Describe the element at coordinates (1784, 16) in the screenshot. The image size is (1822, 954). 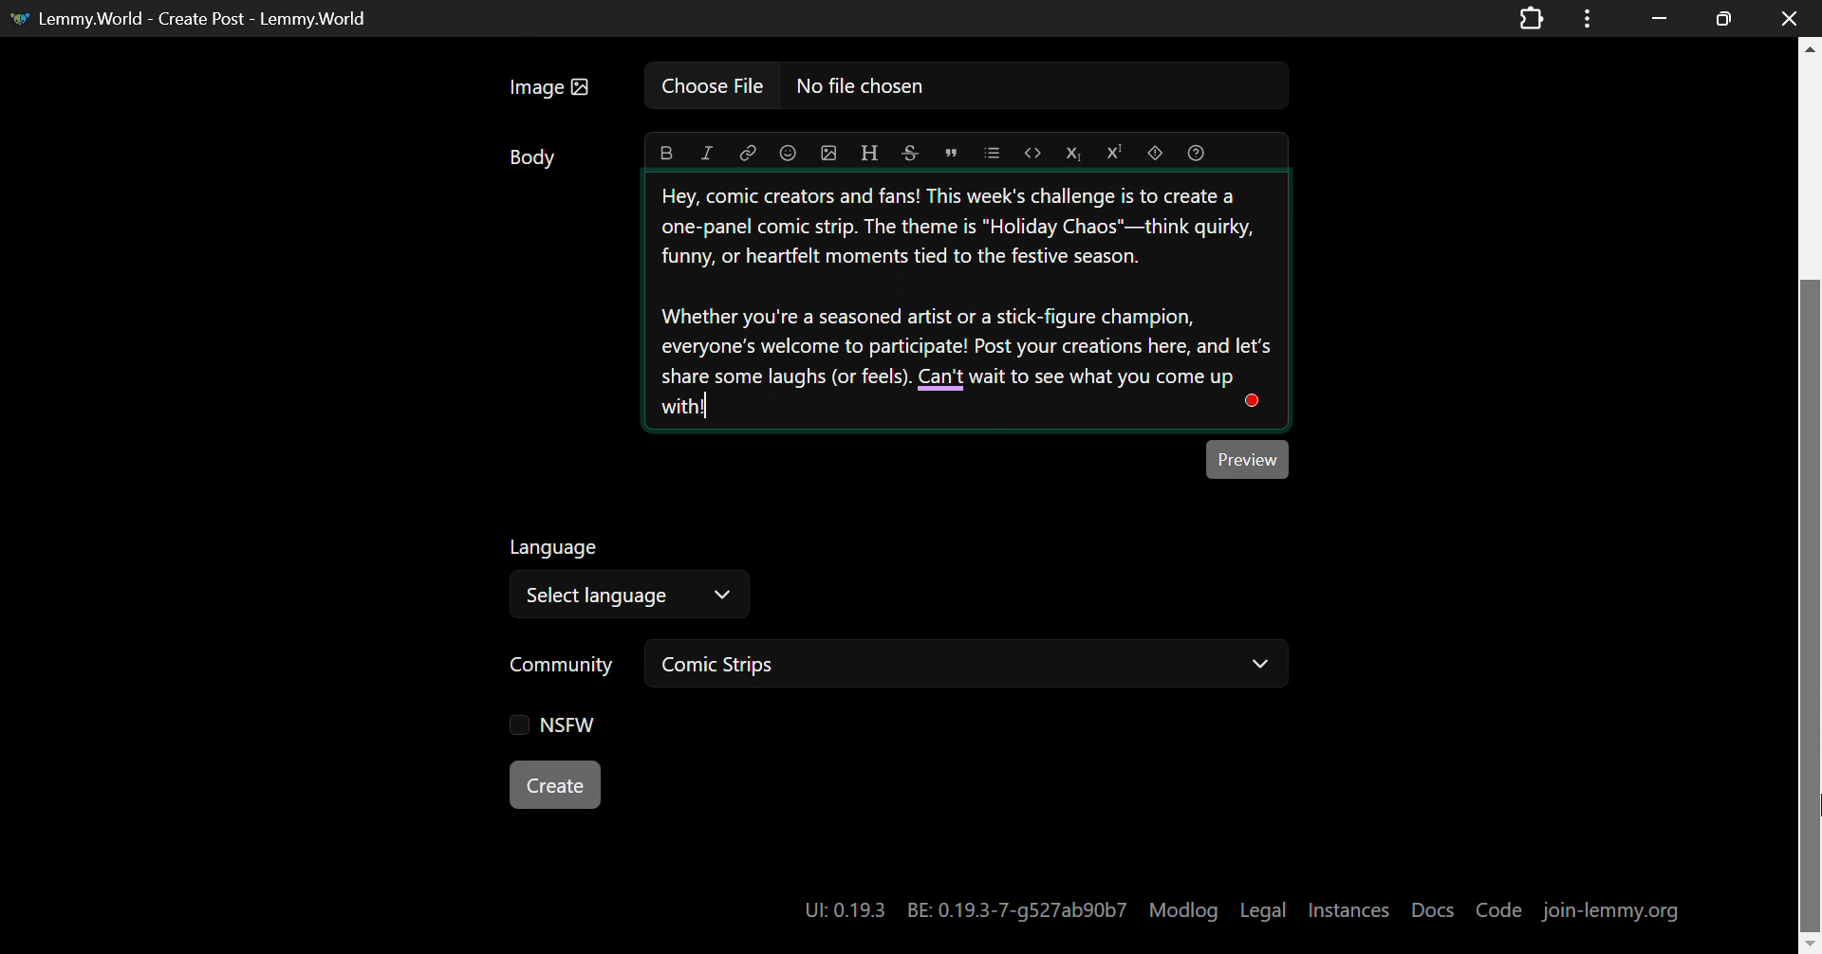
I see `Close Window` at that location.